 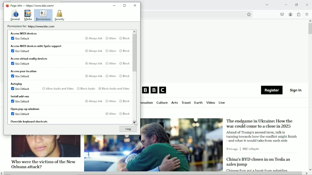 I want to click on Allow, so click(x=111, y=38).